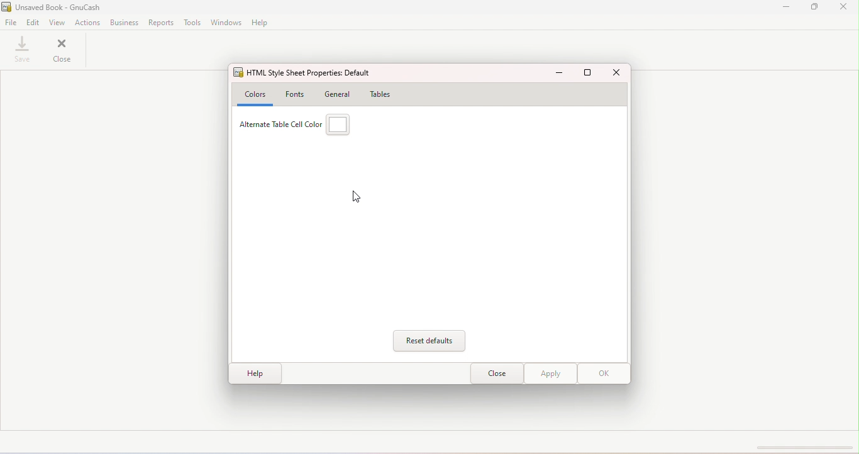  I want to click on Minimize, so click(789, 8).